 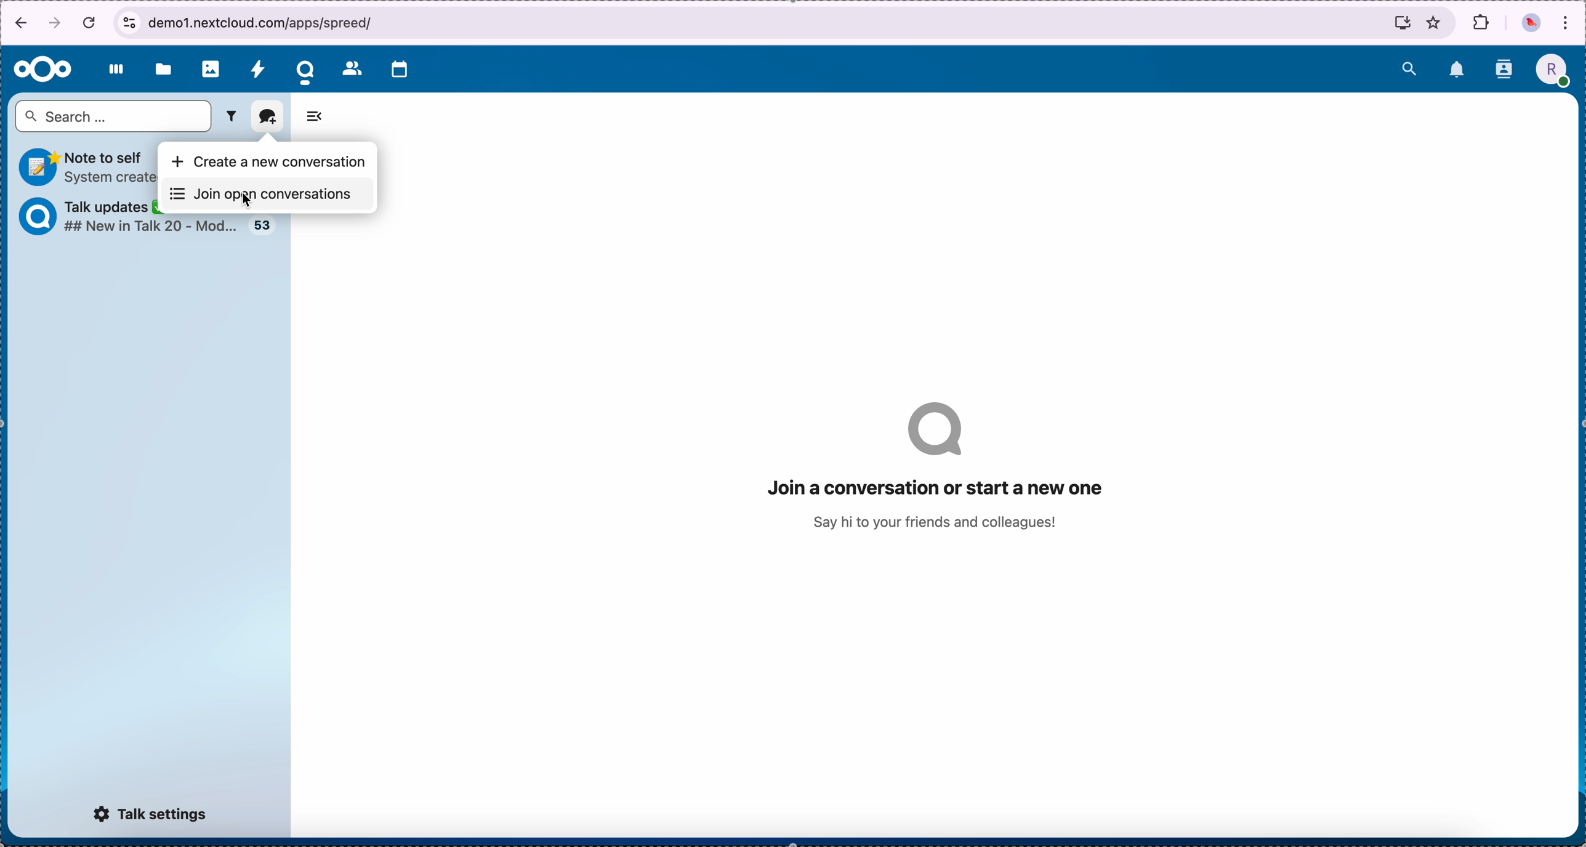 What do you see at coordinates (150, 816) in the screenshot?
I see `talk settings` at bounding box center [150, 816].